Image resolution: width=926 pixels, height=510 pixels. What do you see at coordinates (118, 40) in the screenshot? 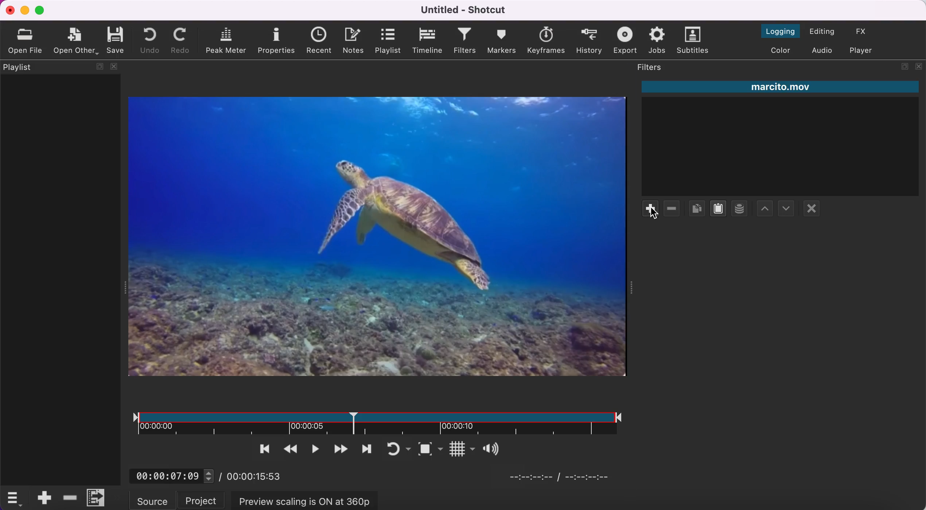
I see `save` at bounding box center [118, 40].